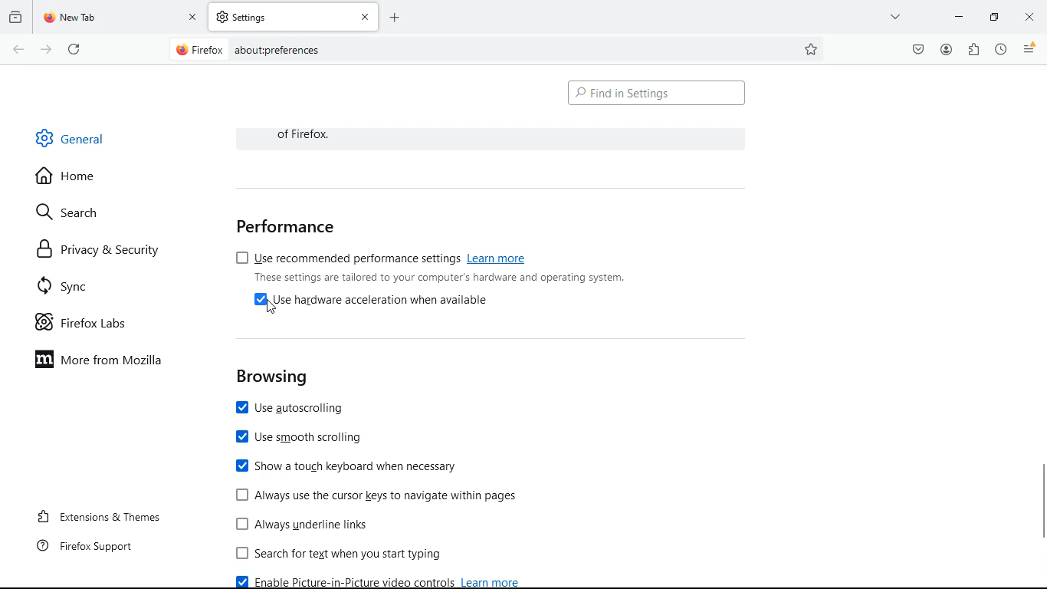  I want to click on general, so click(72, 137).